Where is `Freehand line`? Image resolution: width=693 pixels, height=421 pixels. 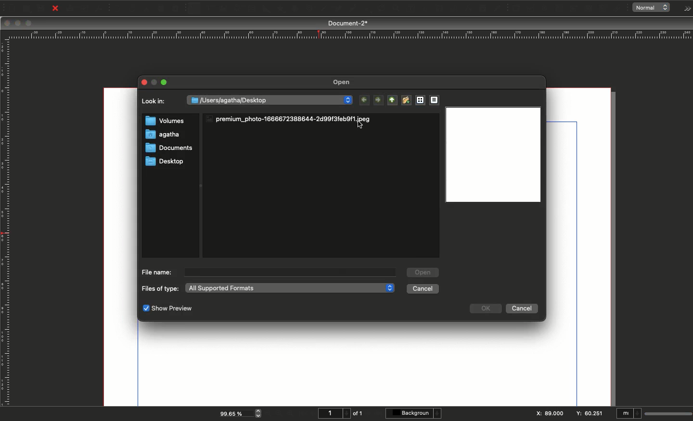
Freehand line is located at coordinates (350, 9).